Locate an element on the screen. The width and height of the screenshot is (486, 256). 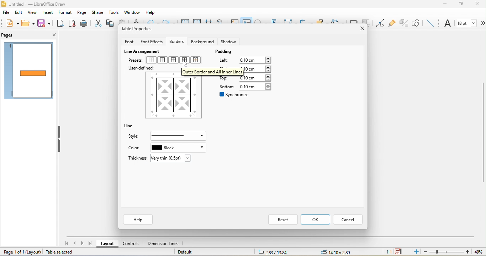
font size is located at coordinates (467, 23).